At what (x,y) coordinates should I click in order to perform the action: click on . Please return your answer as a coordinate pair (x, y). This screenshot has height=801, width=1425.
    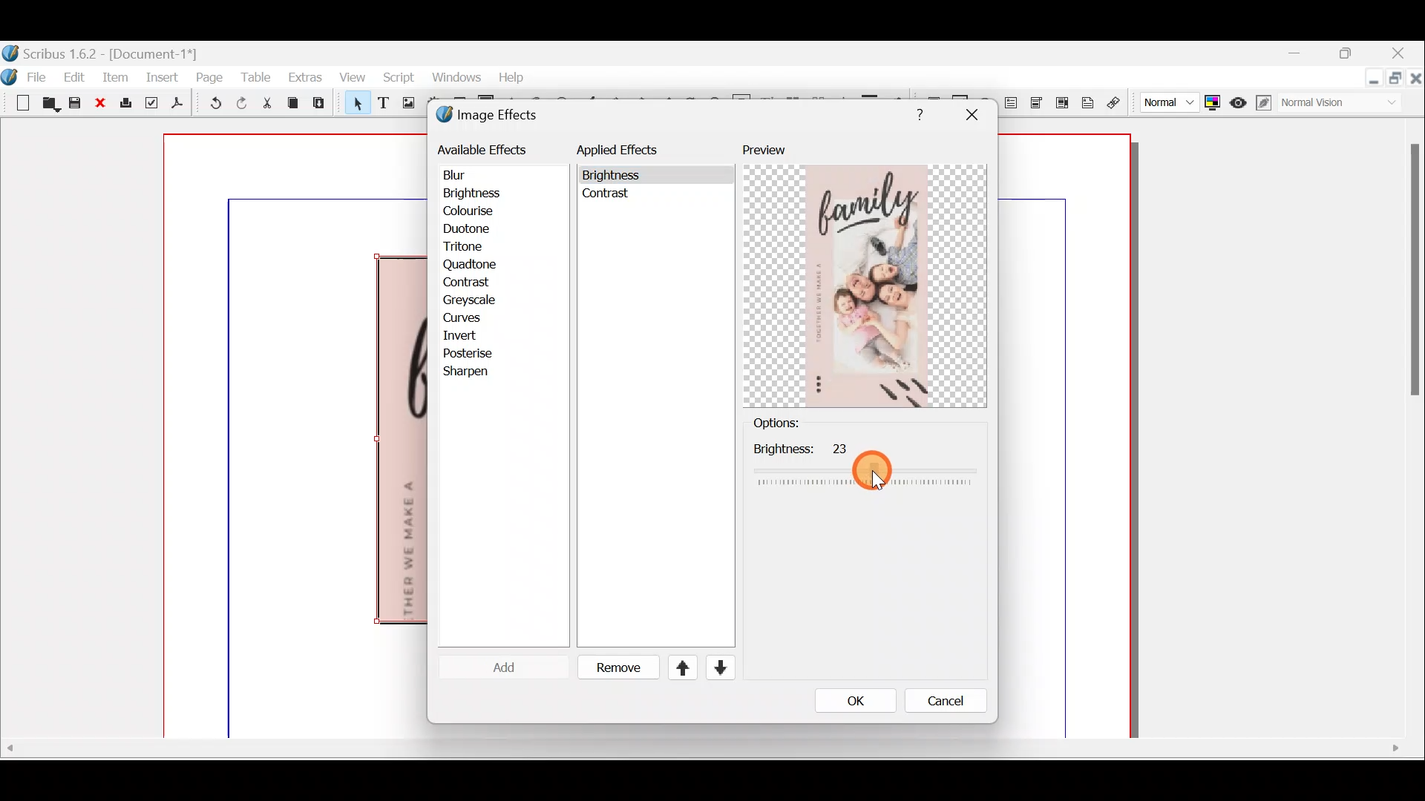
    Looking at the image, I should click on (916, 112).